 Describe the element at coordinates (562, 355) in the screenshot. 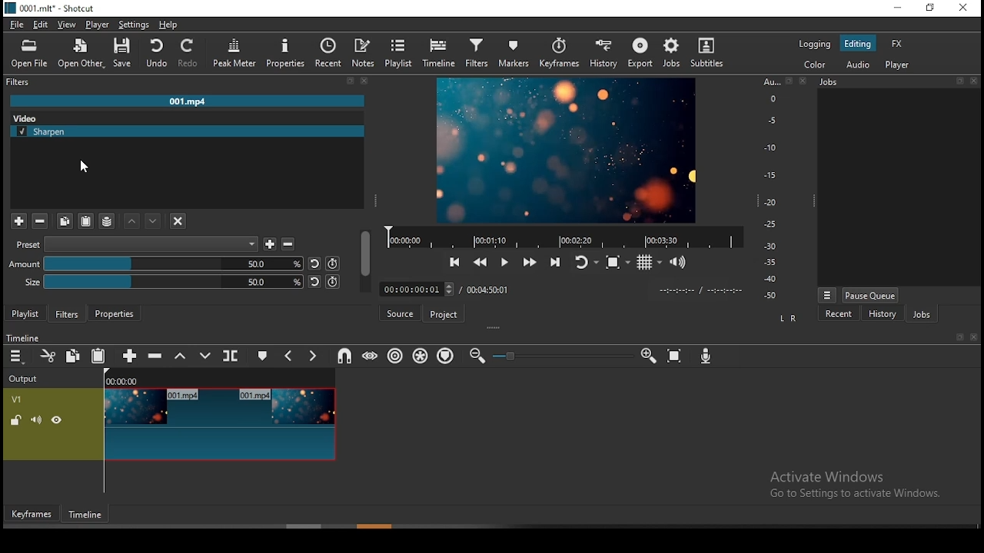

I see `zoom in or zoom out slider` at that location.